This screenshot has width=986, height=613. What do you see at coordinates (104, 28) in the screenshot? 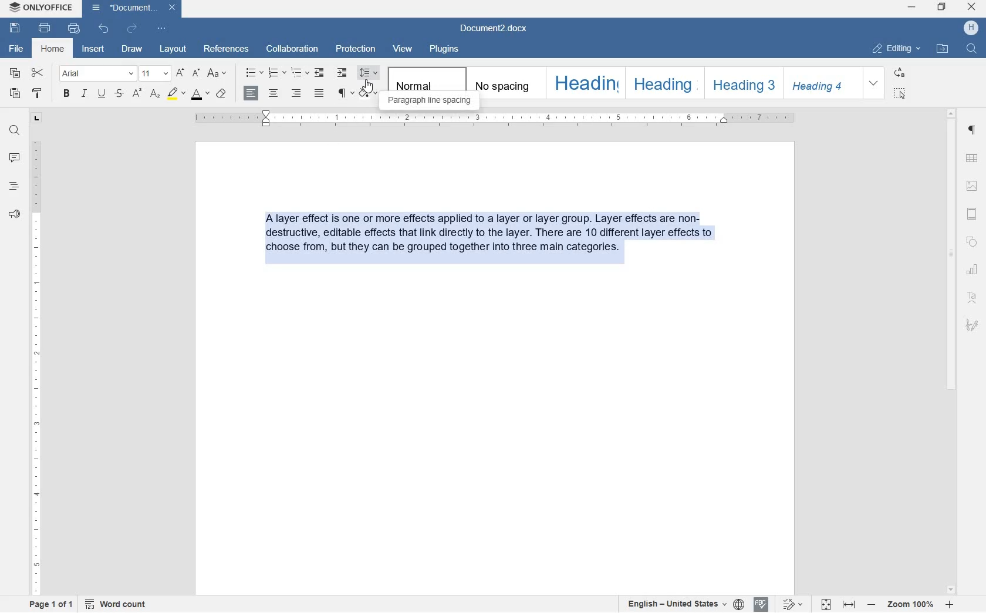
I see `undo` at bounding box center [104, 28].